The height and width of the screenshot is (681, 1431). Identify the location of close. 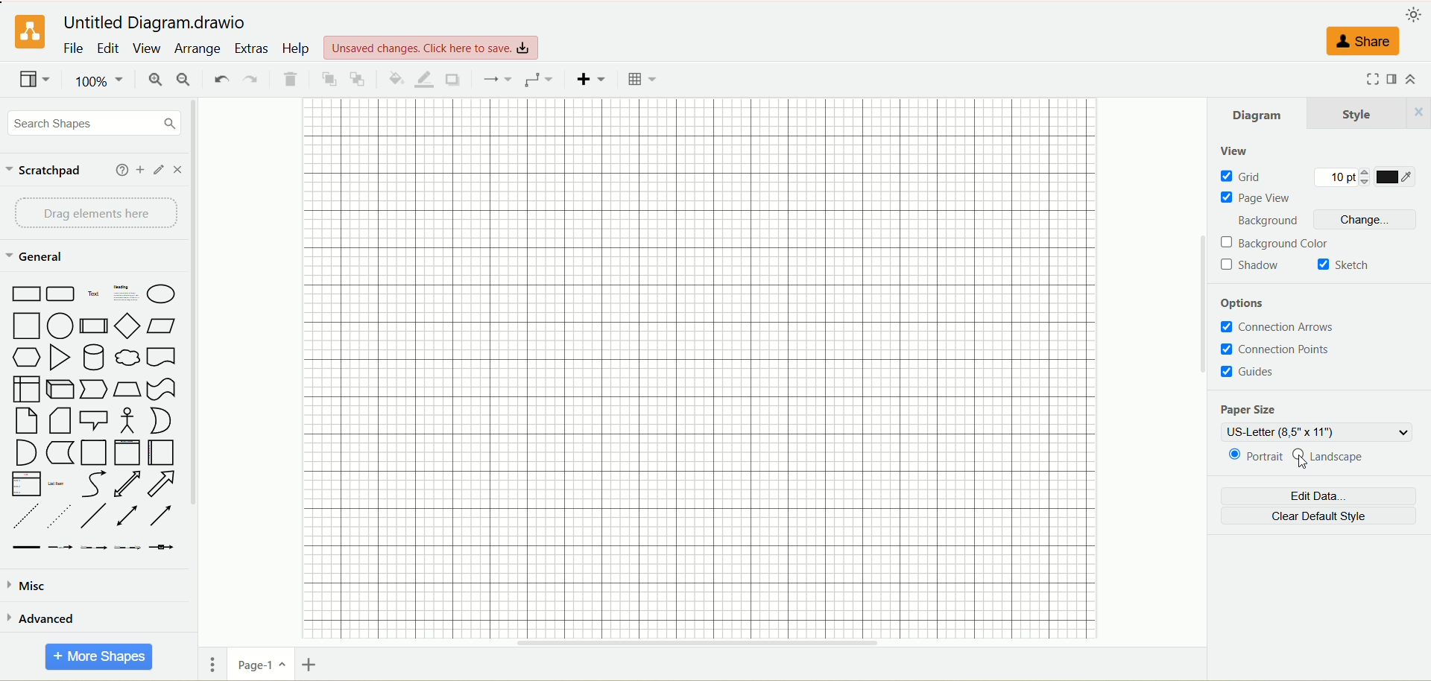
(177, 171).